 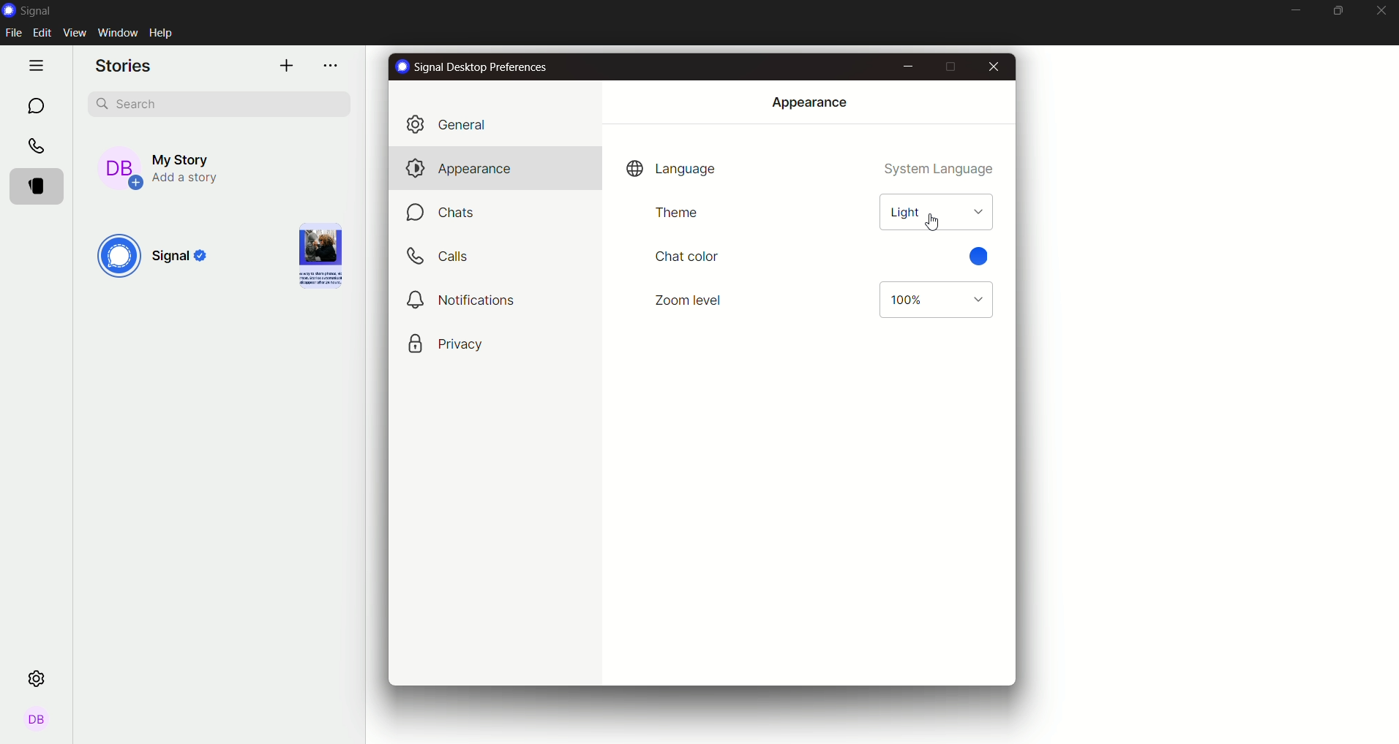 What do you see at coordinates (446, 343) in the screenshot?
I see `privacy` at bounding box center [446, 343].